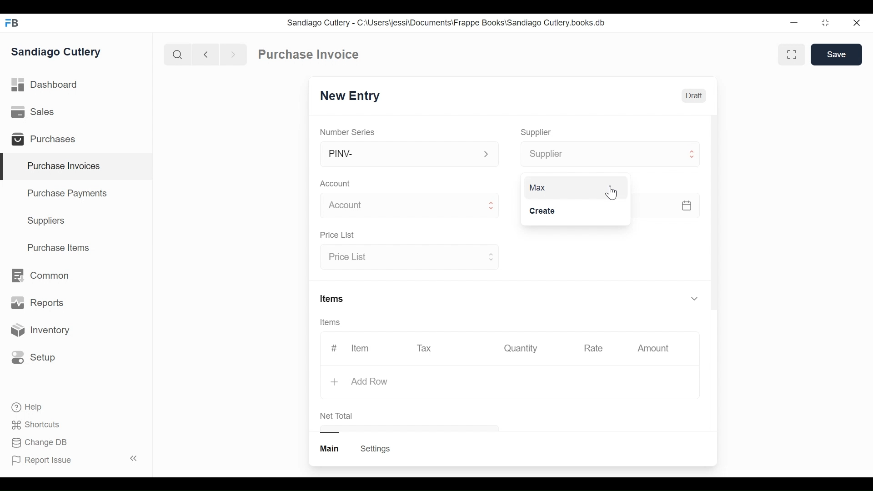 Image resolution: width=873 pixels, height=491 pixels. I want to click on Item, so click(359, 348).